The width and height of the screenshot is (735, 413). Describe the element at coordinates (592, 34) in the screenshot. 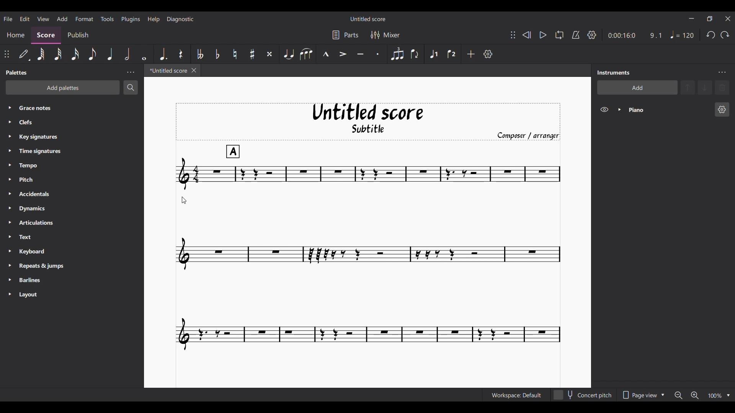

I see `Playback settings` at that location.